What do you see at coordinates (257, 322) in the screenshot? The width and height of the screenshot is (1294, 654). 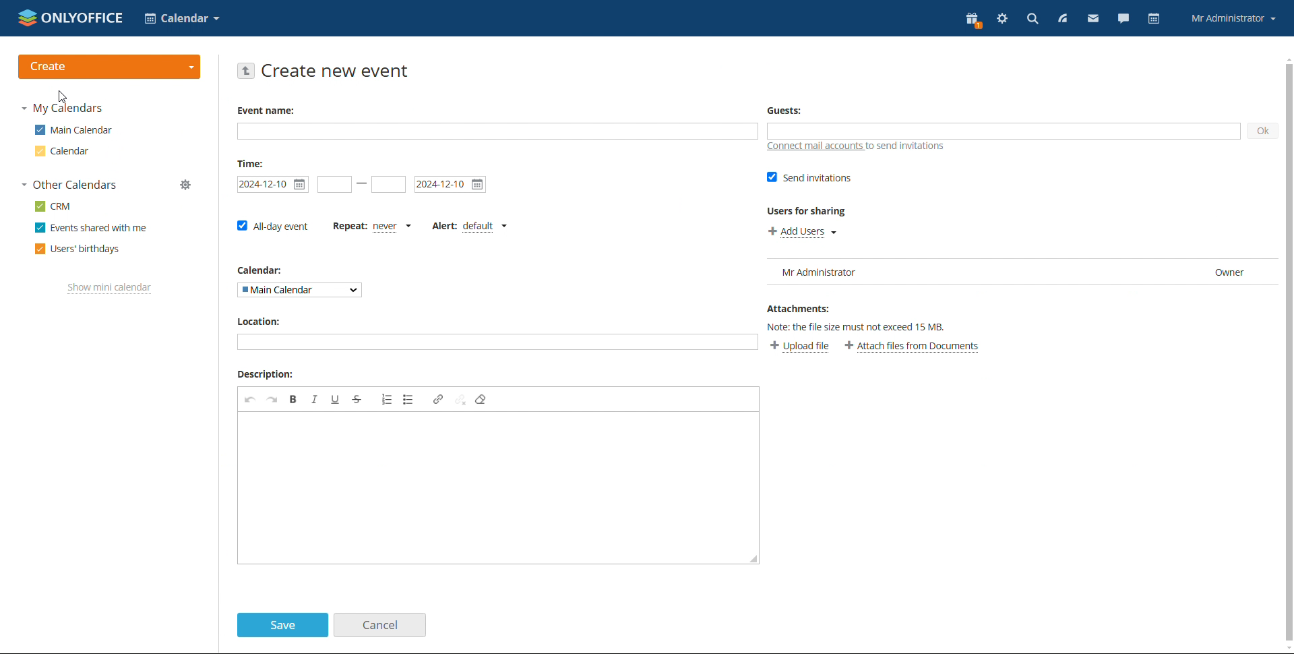 I see `Location:` at bounding box center [257, 322].